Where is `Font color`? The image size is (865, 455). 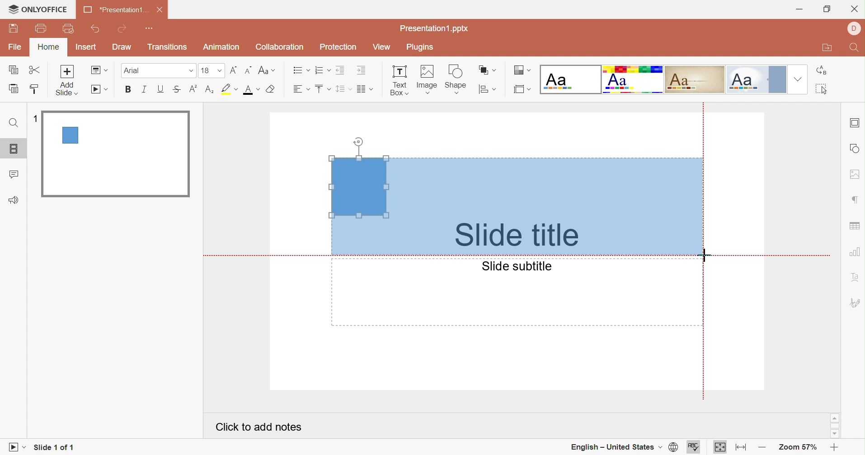 Font color is located at coordinates (252, 90).